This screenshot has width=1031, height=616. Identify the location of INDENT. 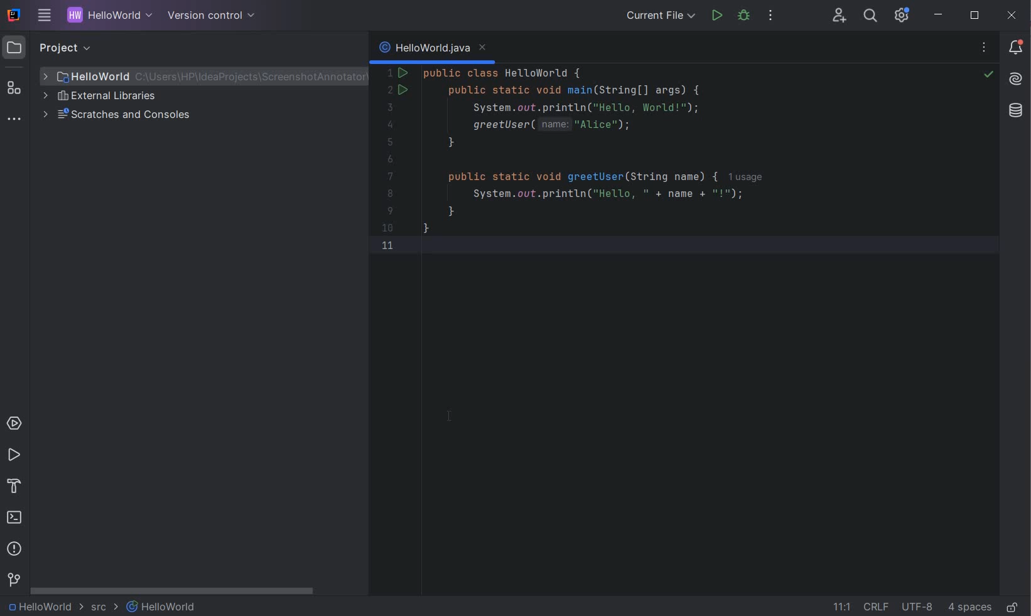
(969, 607).